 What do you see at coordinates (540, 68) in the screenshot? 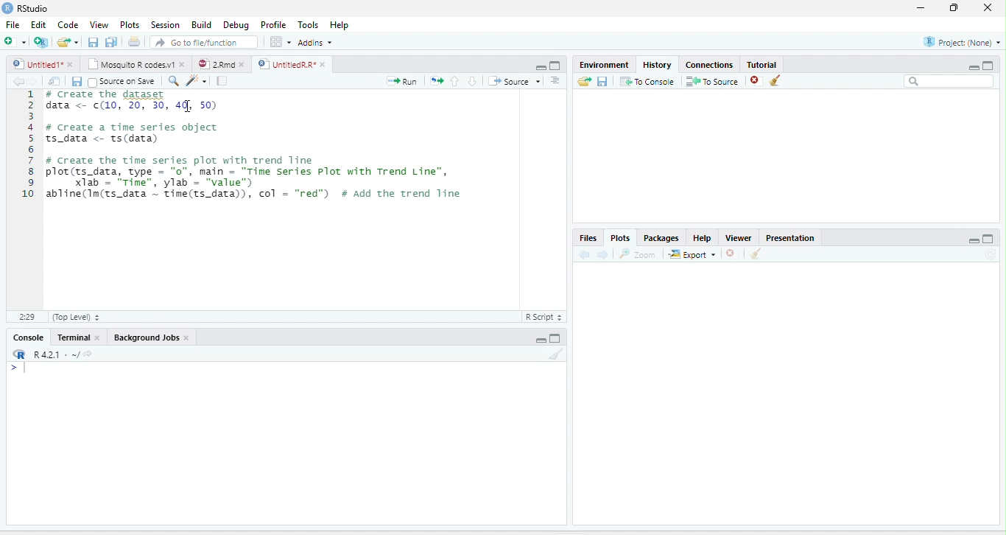
I see `Minimize` at bounding box center [540, 68].